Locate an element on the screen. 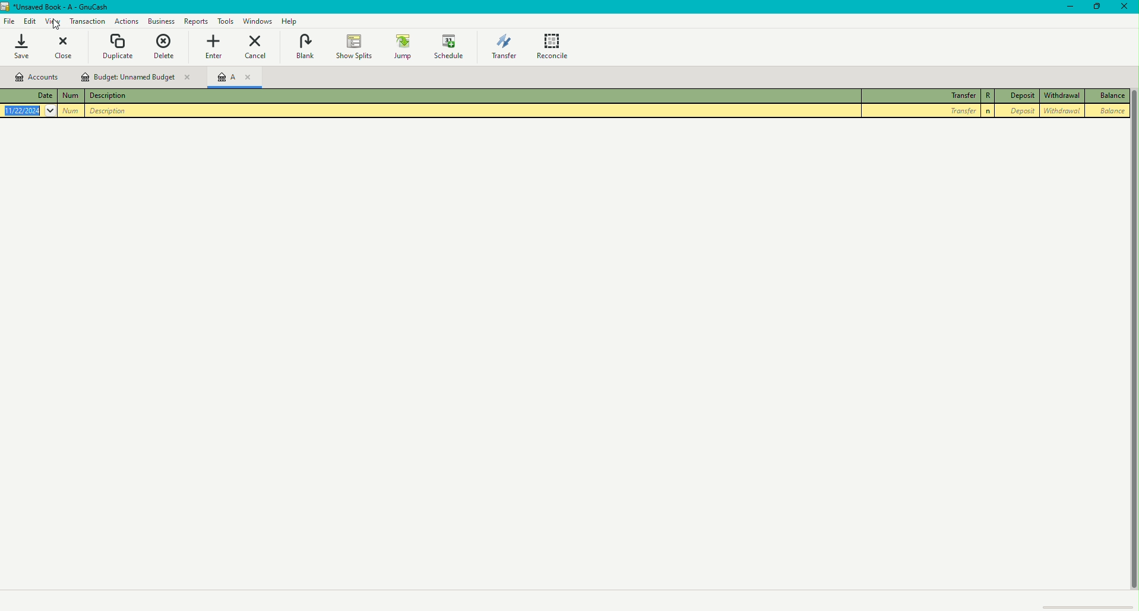  Account A is located at coordinates (233, 79).